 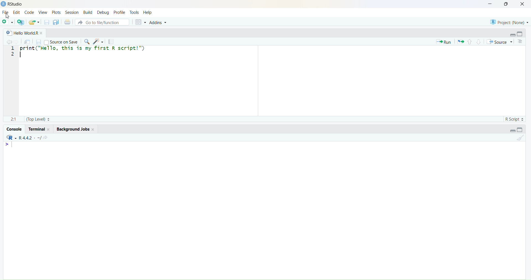 I want to click on Help, so click(x=147, y=13).